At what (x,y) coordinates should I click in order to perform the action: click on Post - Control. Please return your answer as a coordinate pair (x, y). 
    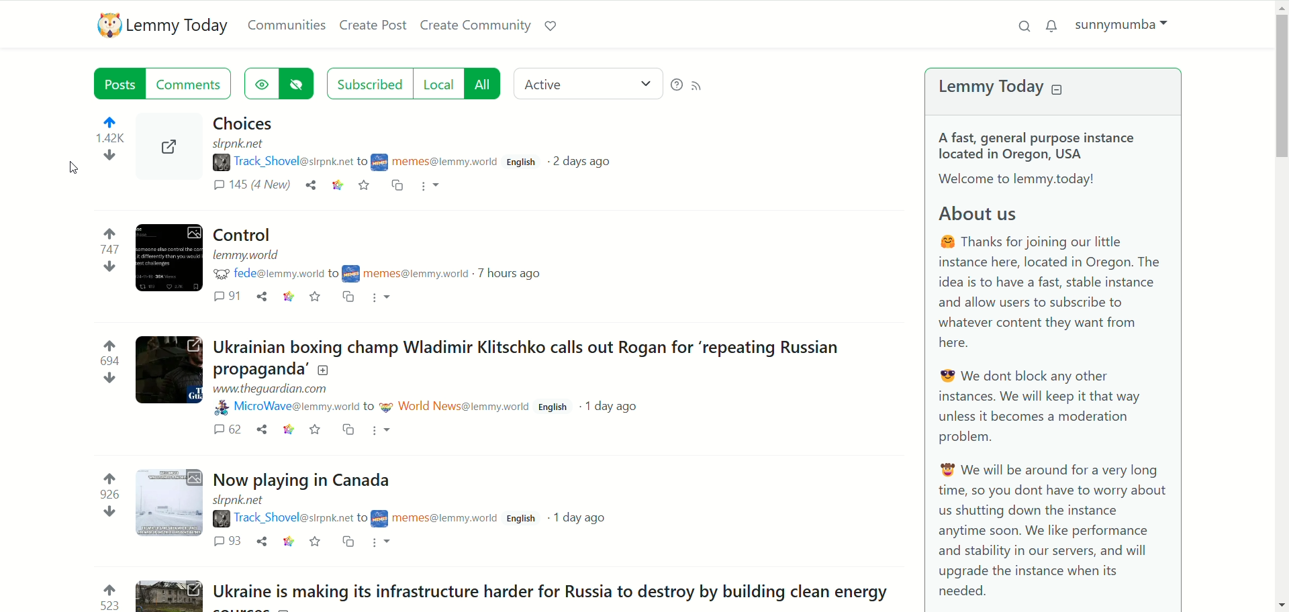
    Looking at the image, I should click on (262, 235).